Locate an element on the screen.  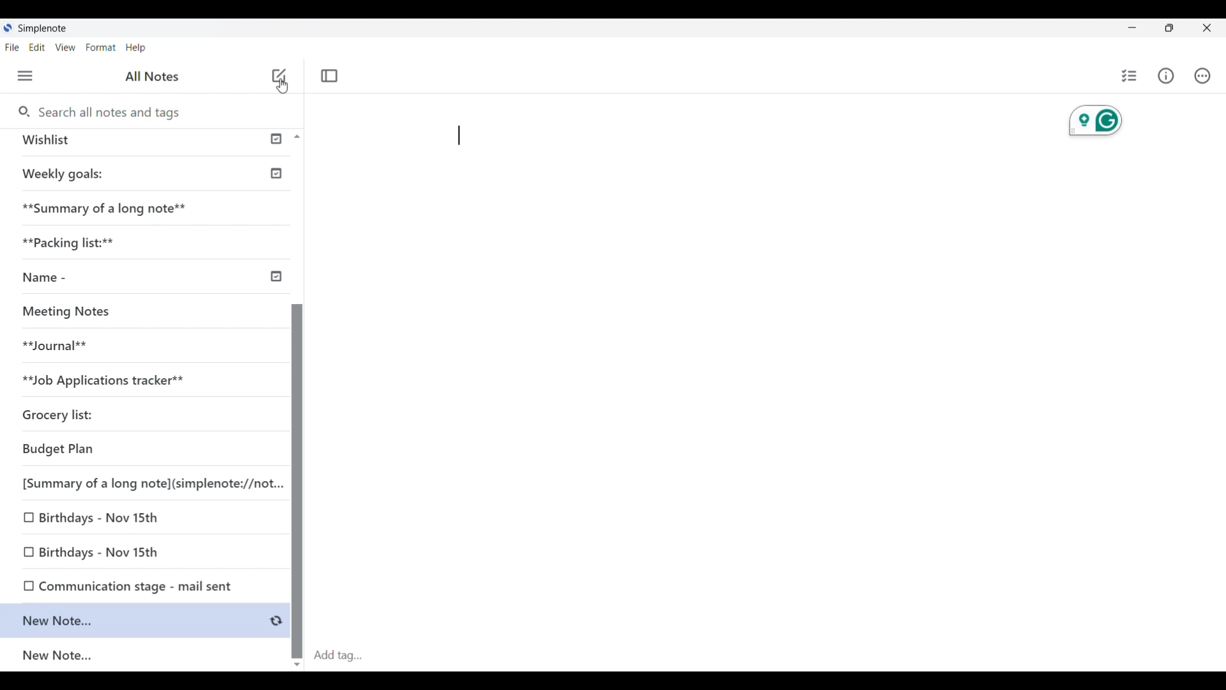
timeline is located at coordinates (275, 175).